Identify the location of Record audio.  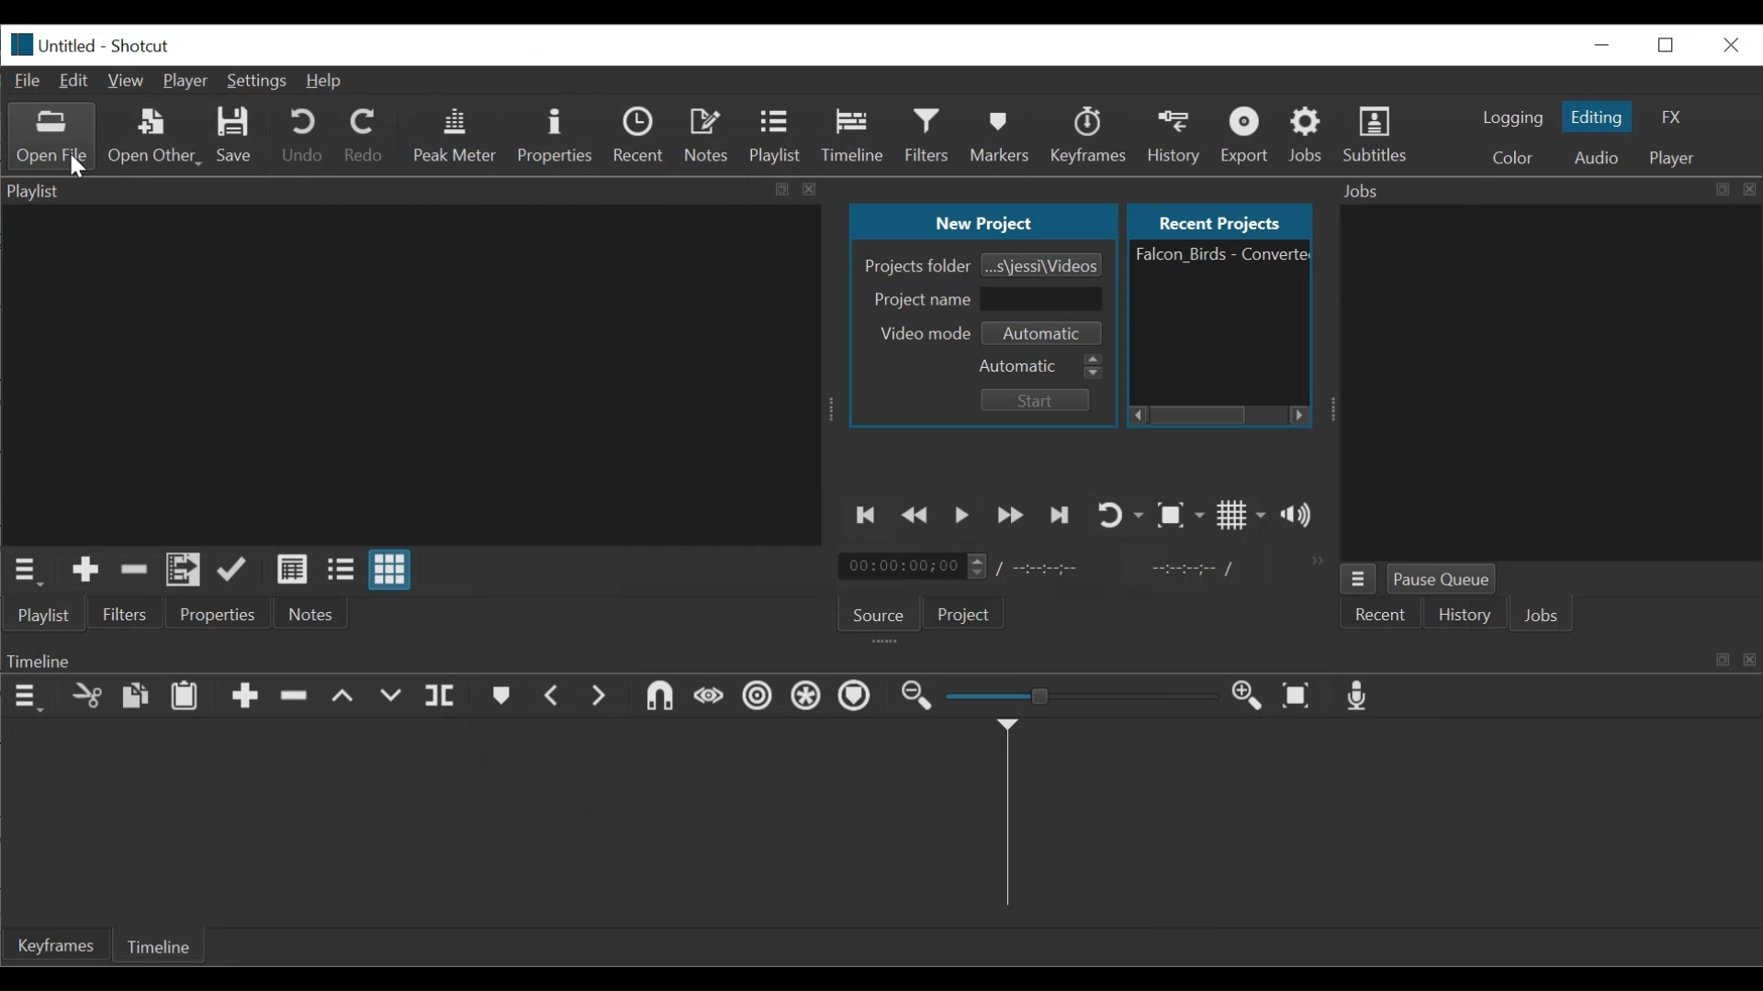
(1362, 697).